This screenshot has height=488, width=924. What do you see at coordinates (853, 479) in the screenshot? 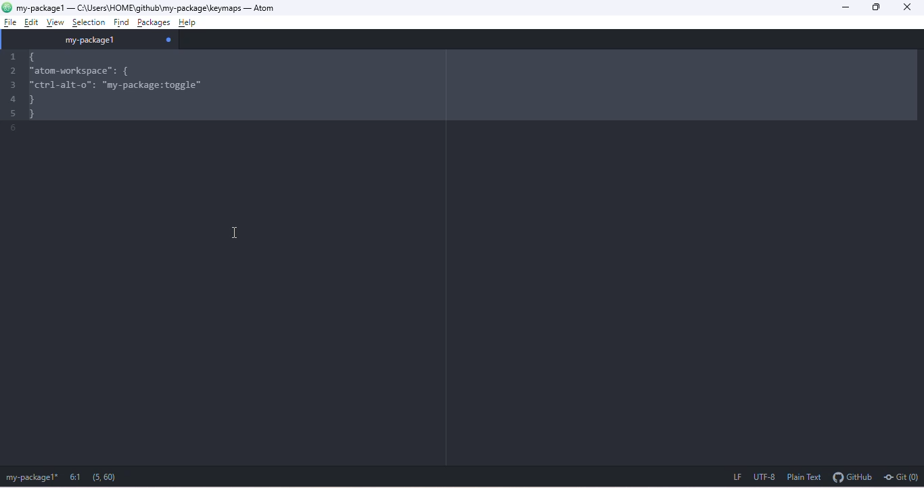
I see `git hub` at bounding box center [853, 479].